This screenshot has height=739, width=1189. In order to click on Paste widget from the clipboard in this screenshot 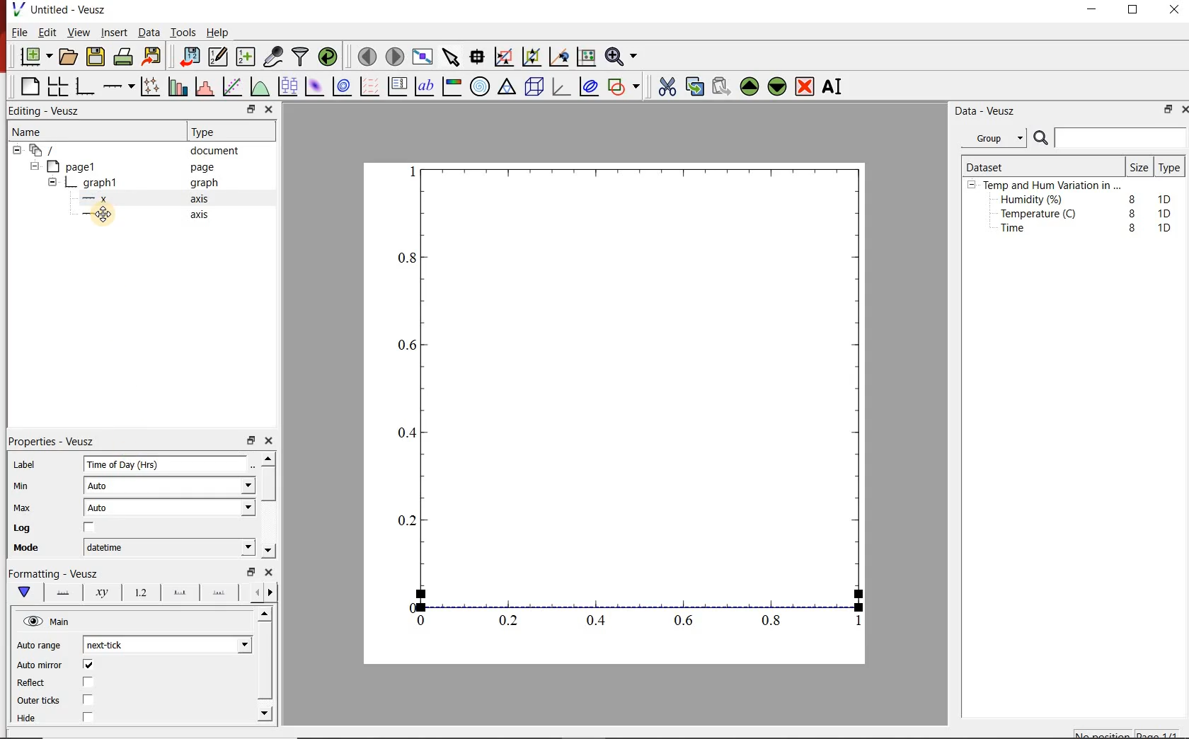, I will do `click(722, 86)`.